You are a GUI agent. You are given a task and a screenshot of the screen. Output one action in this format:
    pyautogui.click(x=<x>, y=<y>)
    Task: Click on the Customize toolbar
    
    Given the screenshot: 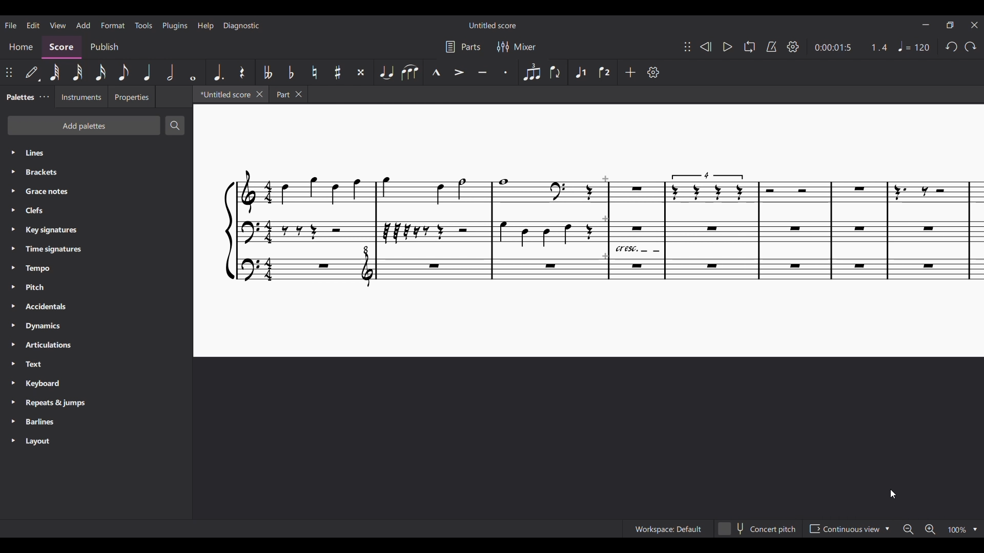 What is the action you would take?
    pyautogui.click(x=653, y=72)
    